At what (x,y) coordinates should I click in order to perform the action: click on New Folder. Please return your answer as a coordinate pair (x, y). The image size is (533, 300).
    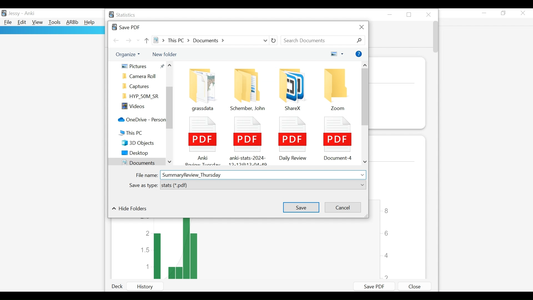
    Looking at the image, I should click on (164, 54).